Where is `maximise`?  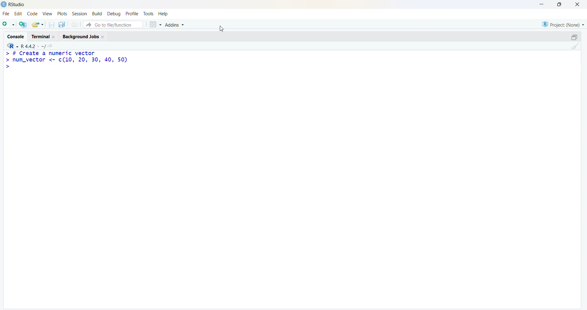 maximise is located at coordinates (559, 4).